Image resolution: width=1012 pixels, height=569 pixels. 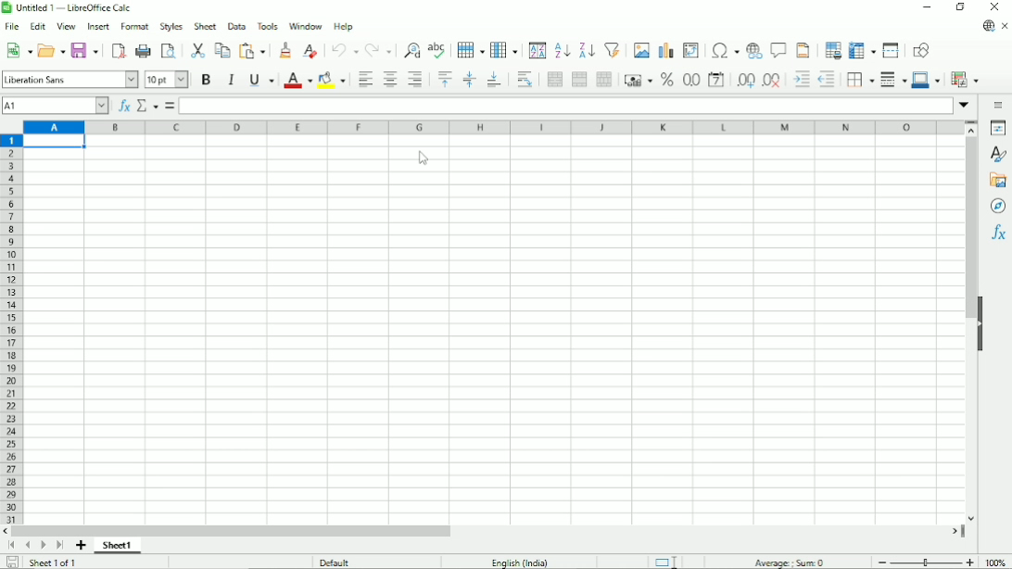 What do you see at coordinates (998, 563) in the screenshot?
I see `Zoom factor` at bounding box center [998, 563].